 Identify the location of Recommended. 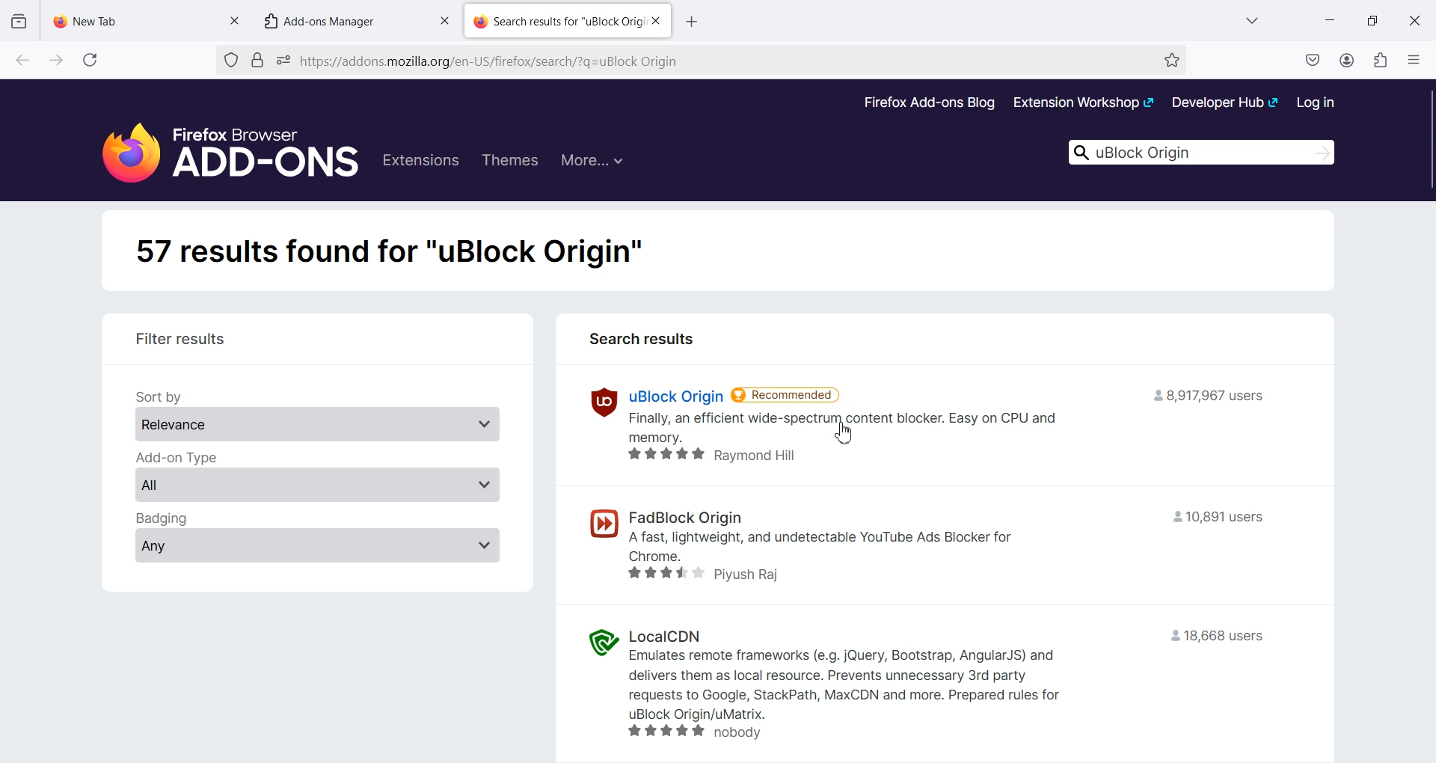
(790, 393).